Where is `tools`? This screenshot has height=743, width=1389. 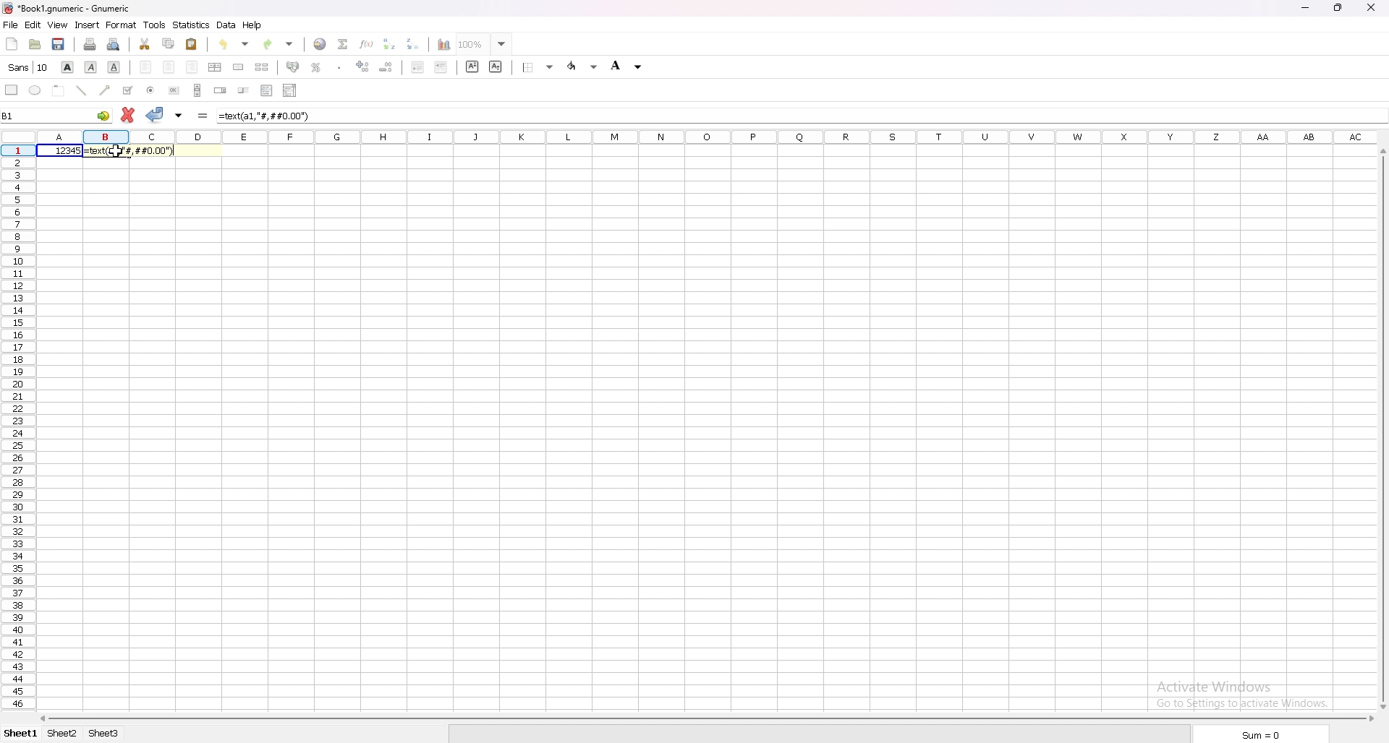 tools is located at coordinates (155, 25).